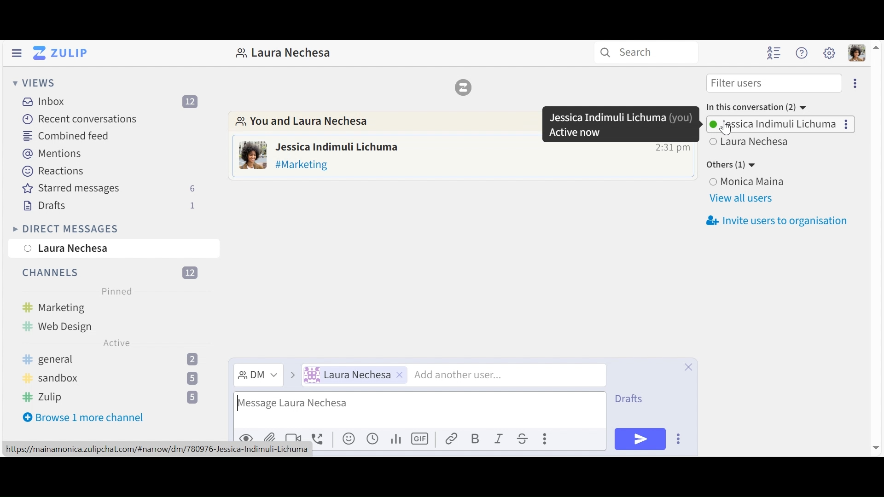 The height and width of the screenshot is (497, 884). Describe the element at coordinates (781, 124) in the screenshot. I see `Users` at that location.